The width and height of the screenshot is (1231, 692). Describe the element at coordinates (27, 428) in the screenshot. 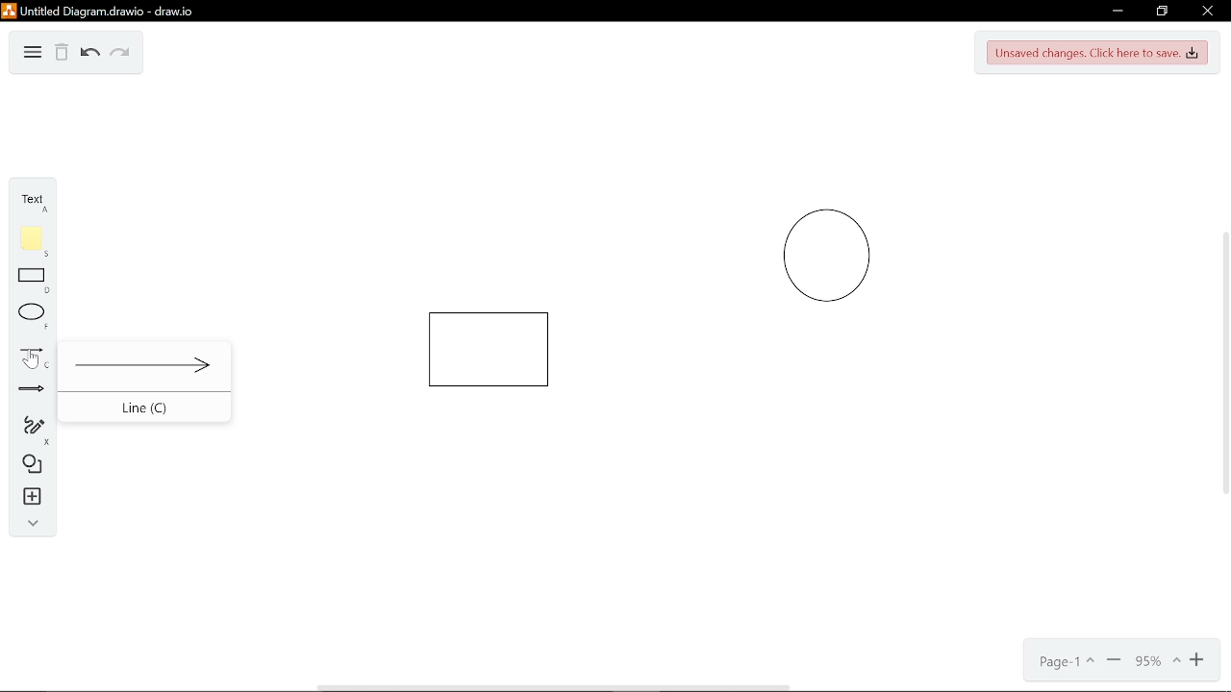

I see `Freehand` at that location.